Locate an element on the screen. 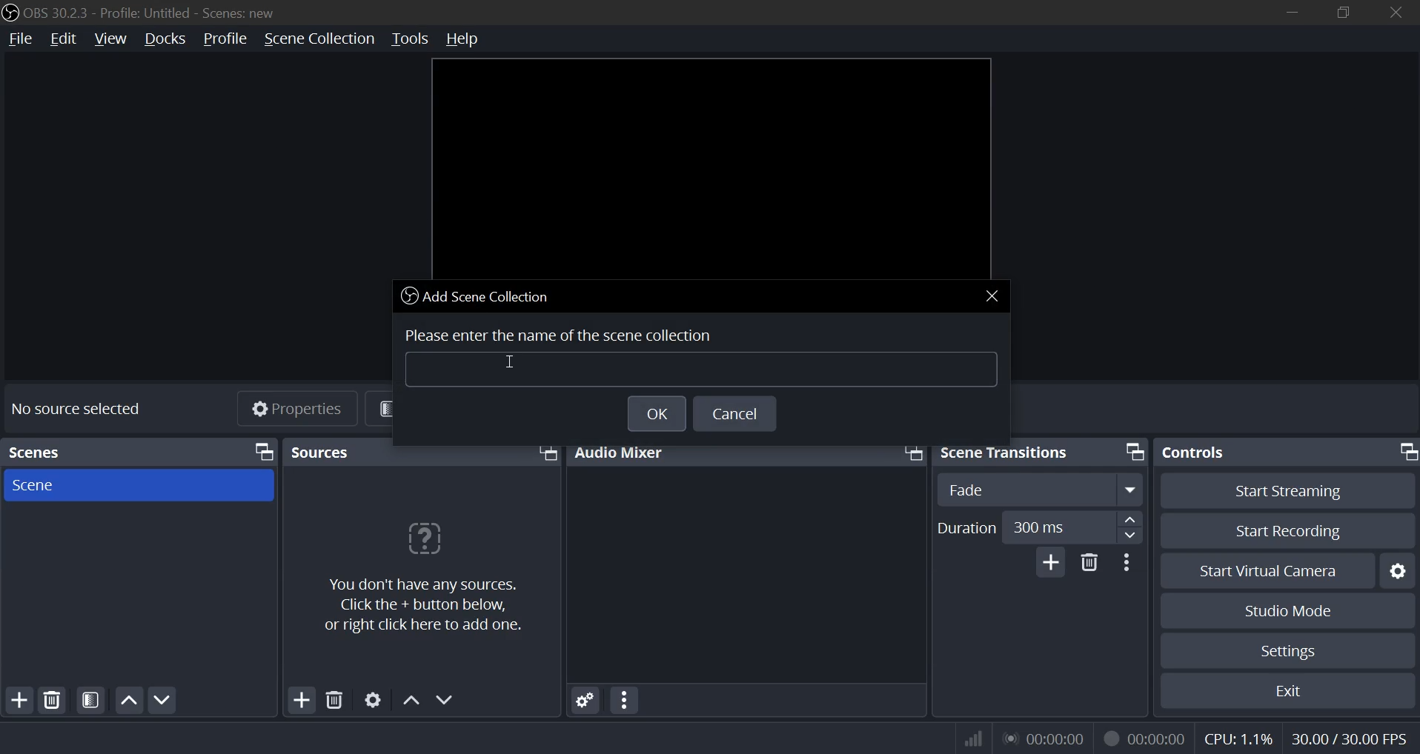 The image size is (1420, 754). add scene collection is located at coordinates (479, 296).